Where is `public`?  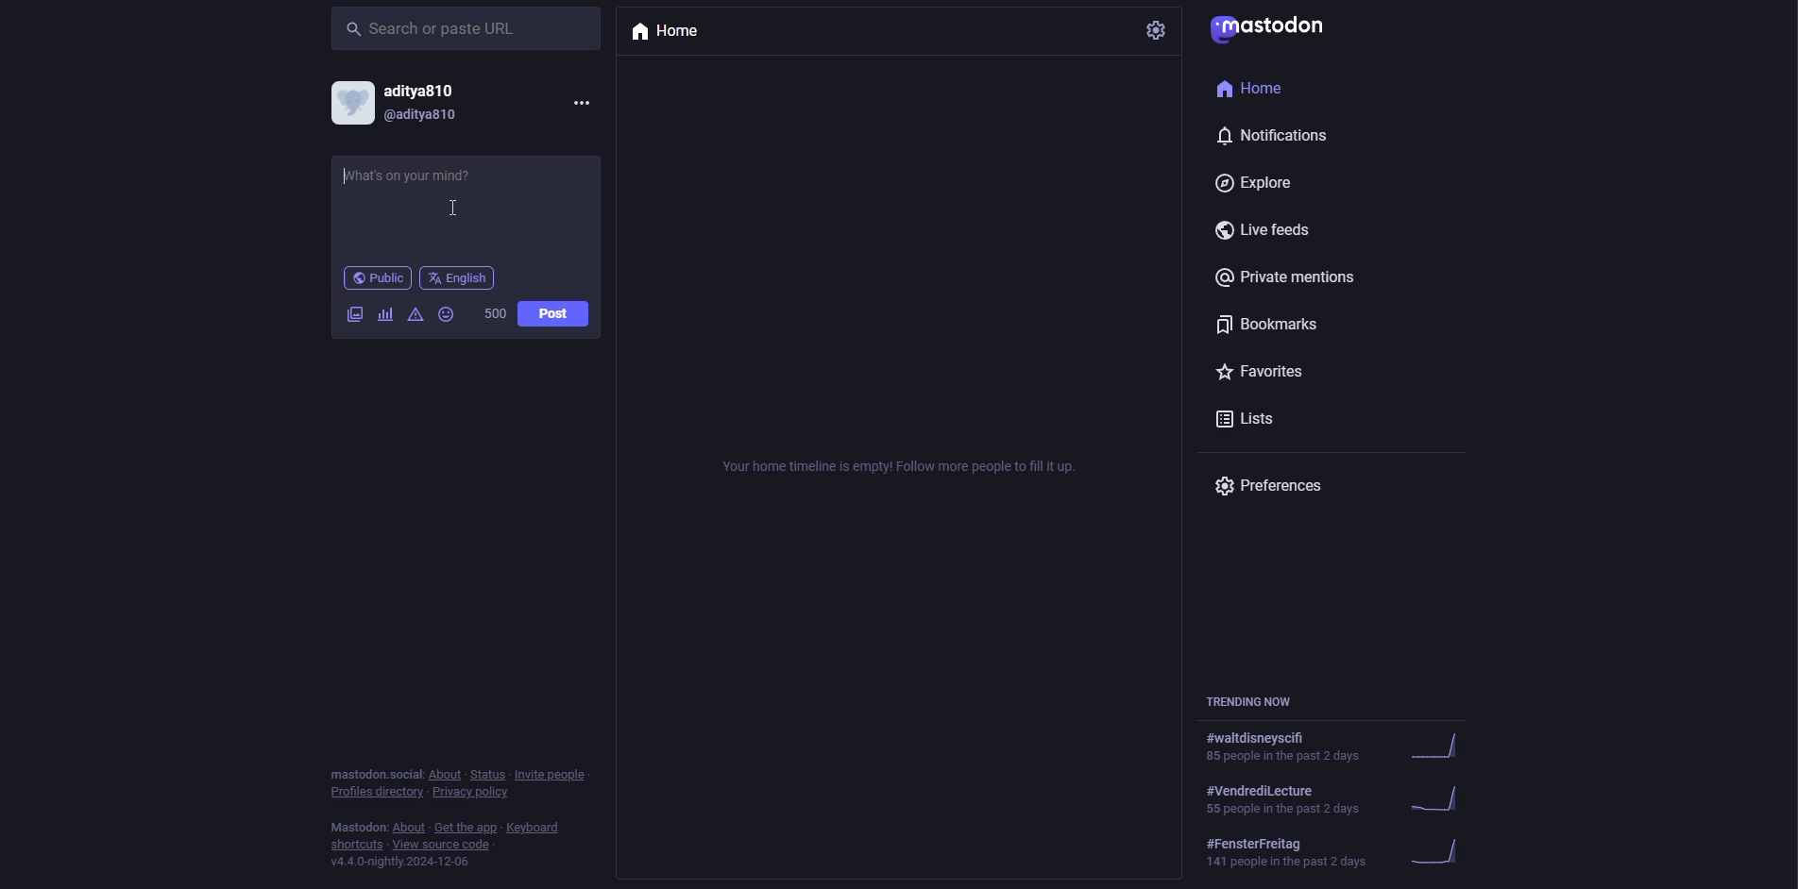 public is located at coordinates (377, 279).